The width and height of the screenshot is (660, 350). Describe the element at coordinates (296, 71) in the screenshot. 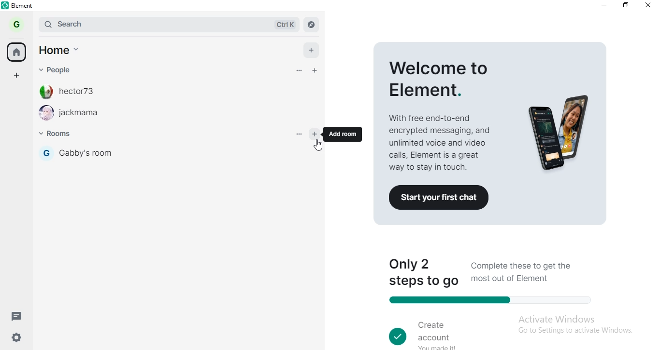

I see `options` at that location.